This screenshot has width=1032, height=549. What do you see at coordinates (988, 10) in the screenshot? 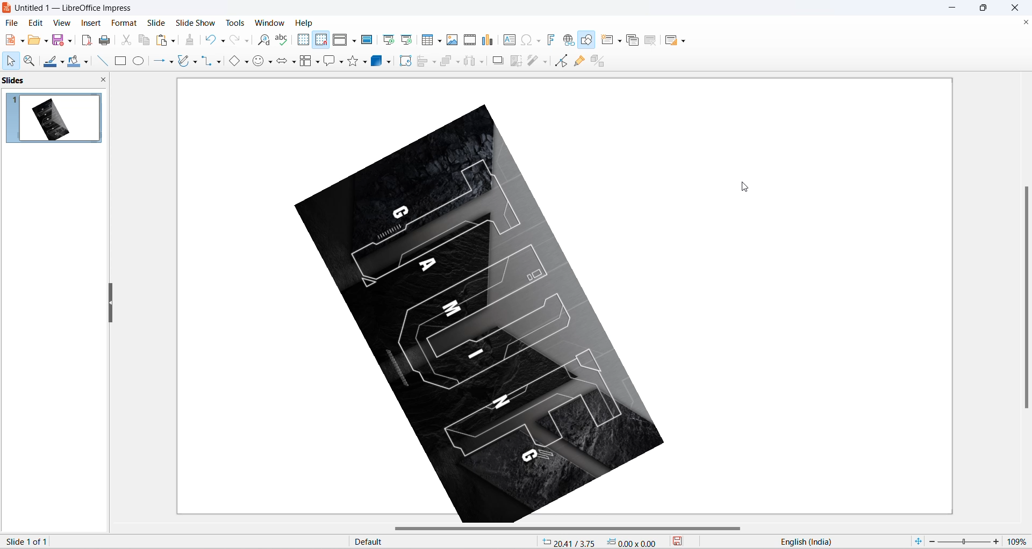
I see `maximize` at bounding box center [988, 10].